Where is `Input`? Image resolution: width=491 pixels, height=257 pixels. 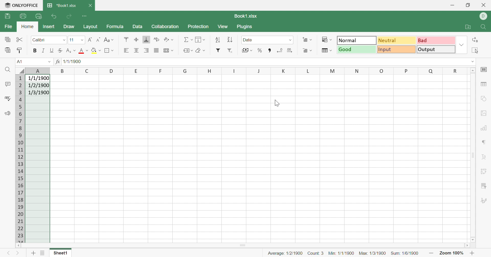
Input is located at coordinates (397, 50).